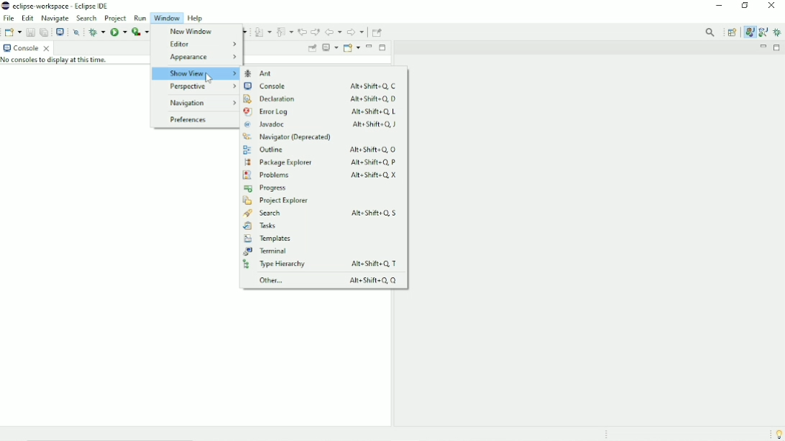 This screenshot has width=785, height=441. What do you see at coordinates (288, 137) in the screenshot?
I see `Navigator (deprecated)` at bounding box center [288, 137].